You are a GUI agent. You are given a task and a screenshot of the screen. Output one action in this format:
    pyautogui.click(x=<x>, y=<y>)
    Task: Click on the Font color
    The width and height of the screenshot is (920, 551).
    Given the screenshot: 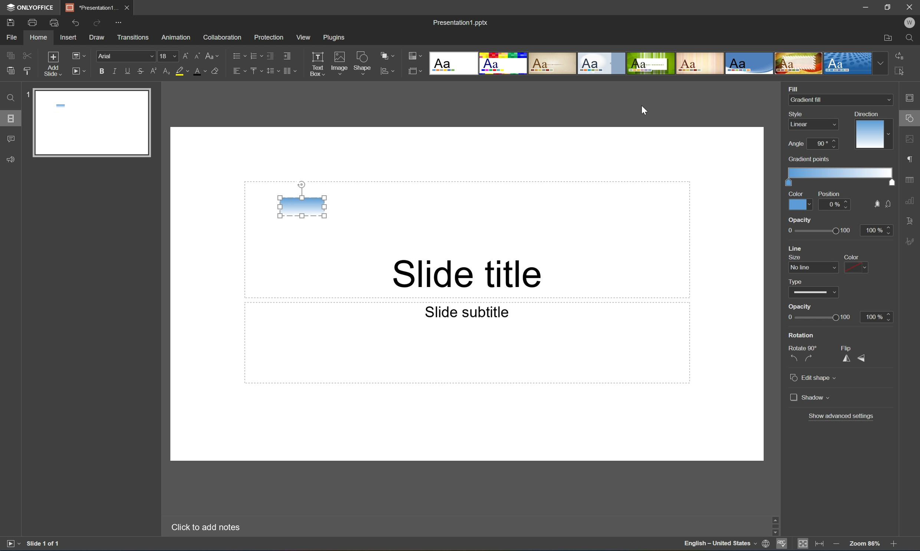 What is the action you would take?
    pyautogui.click(x=199, y=71)
    